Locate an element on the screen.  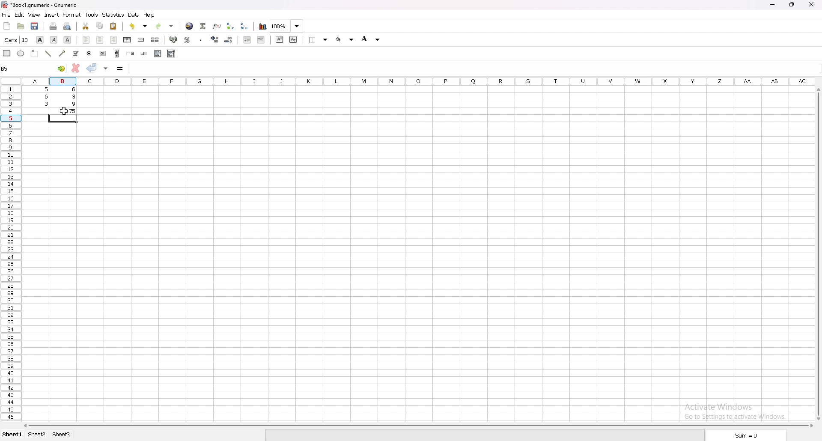
spin button is located at coordinates (130, 54).